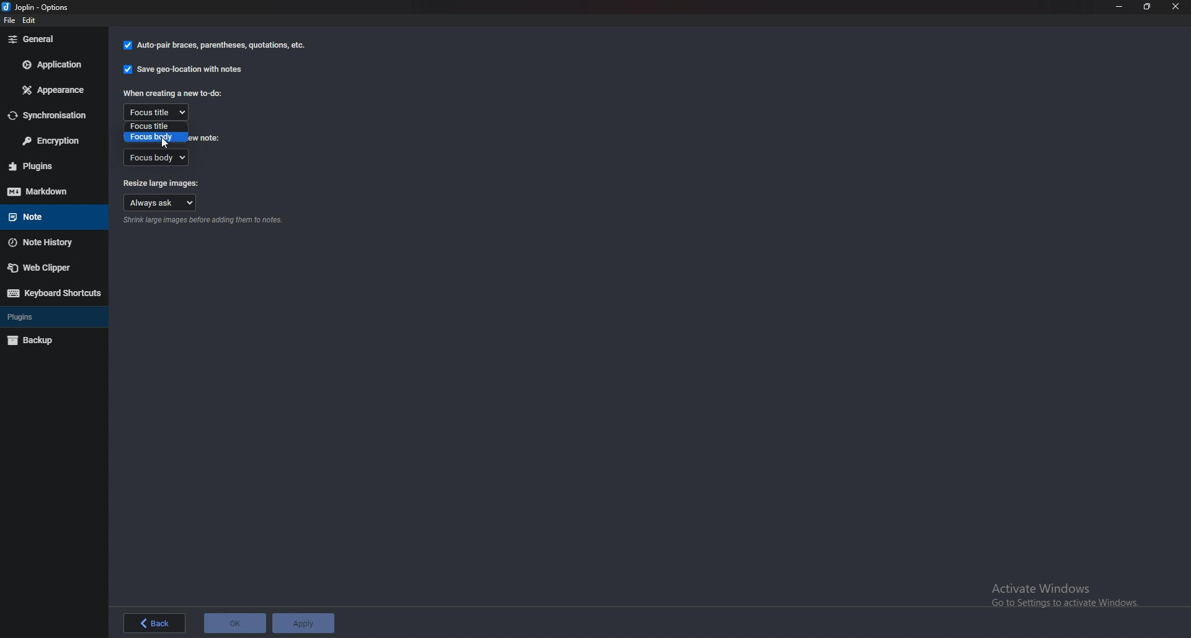 The height and width of the screenshot is (638, 1191). Describe the element at coordinates (41, 7) in the screenshot. I see `options` at that location.